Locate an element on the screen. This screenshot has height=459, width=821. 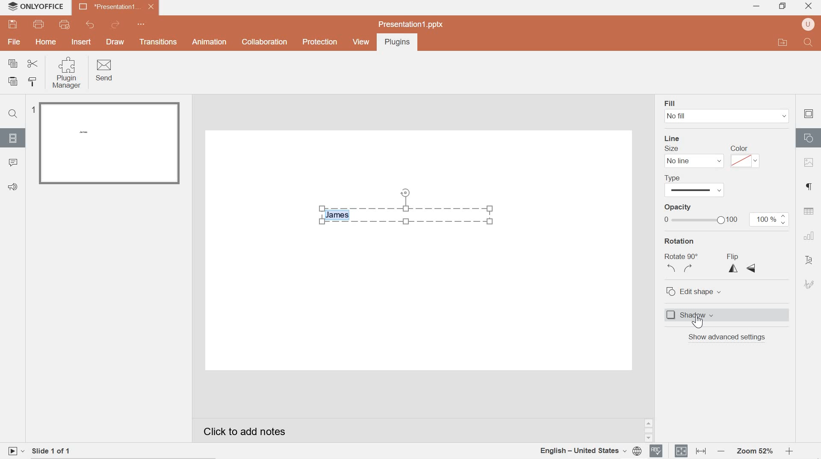
system logo is located at coordinates (12, 6).